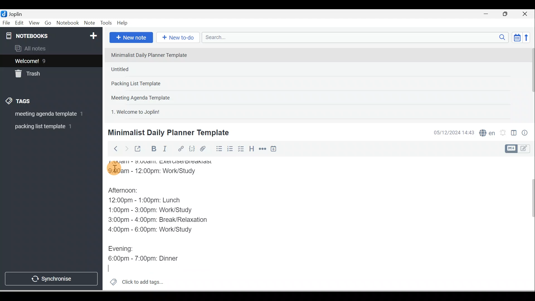 Image resolution: width=535 pixels, height=301 pixels. I want to click on File, so click(7, 22).